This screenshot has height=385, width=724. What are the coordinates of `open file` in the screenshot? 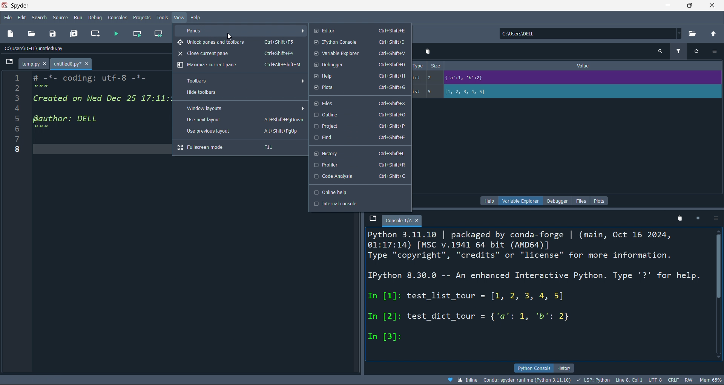 It's located at (32, 34).